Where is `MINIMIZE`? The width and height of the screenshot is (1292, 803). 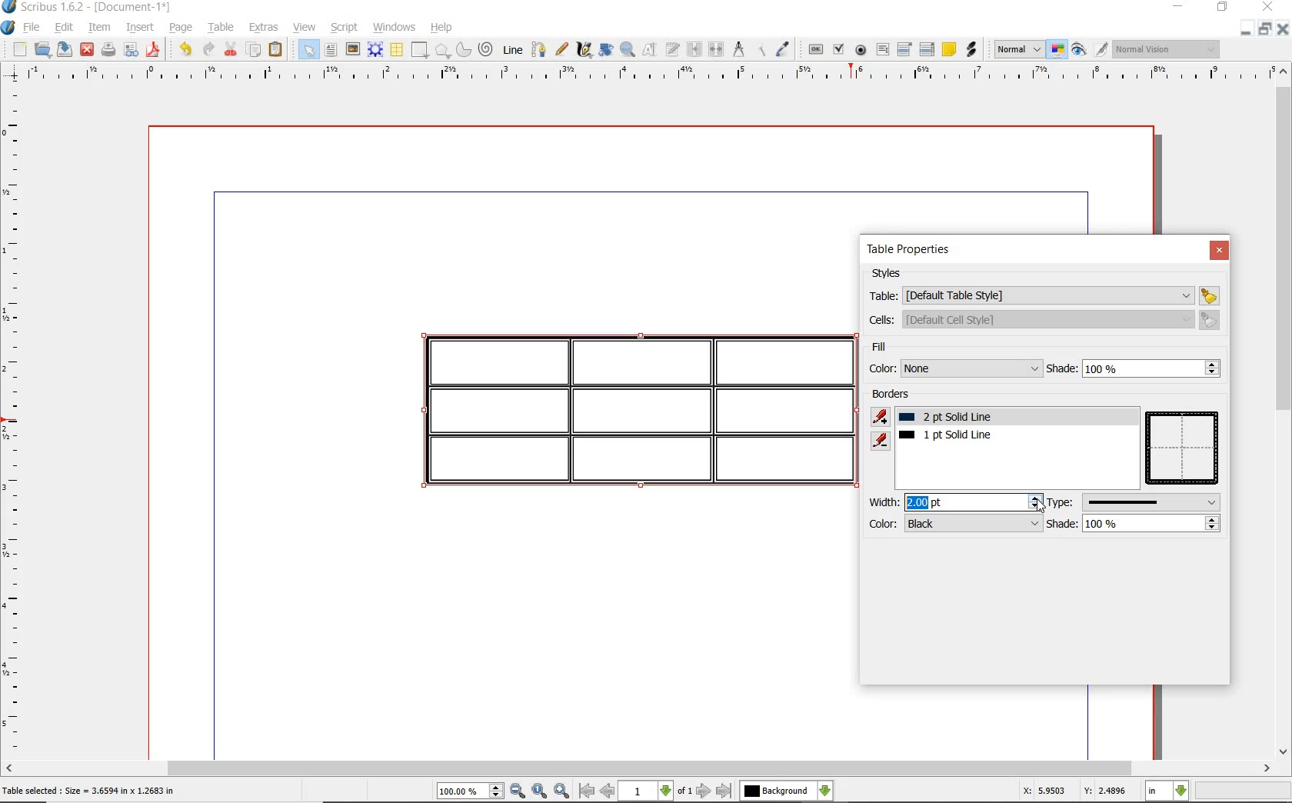 MINIMIZE is located at coordinates (1177, 7).